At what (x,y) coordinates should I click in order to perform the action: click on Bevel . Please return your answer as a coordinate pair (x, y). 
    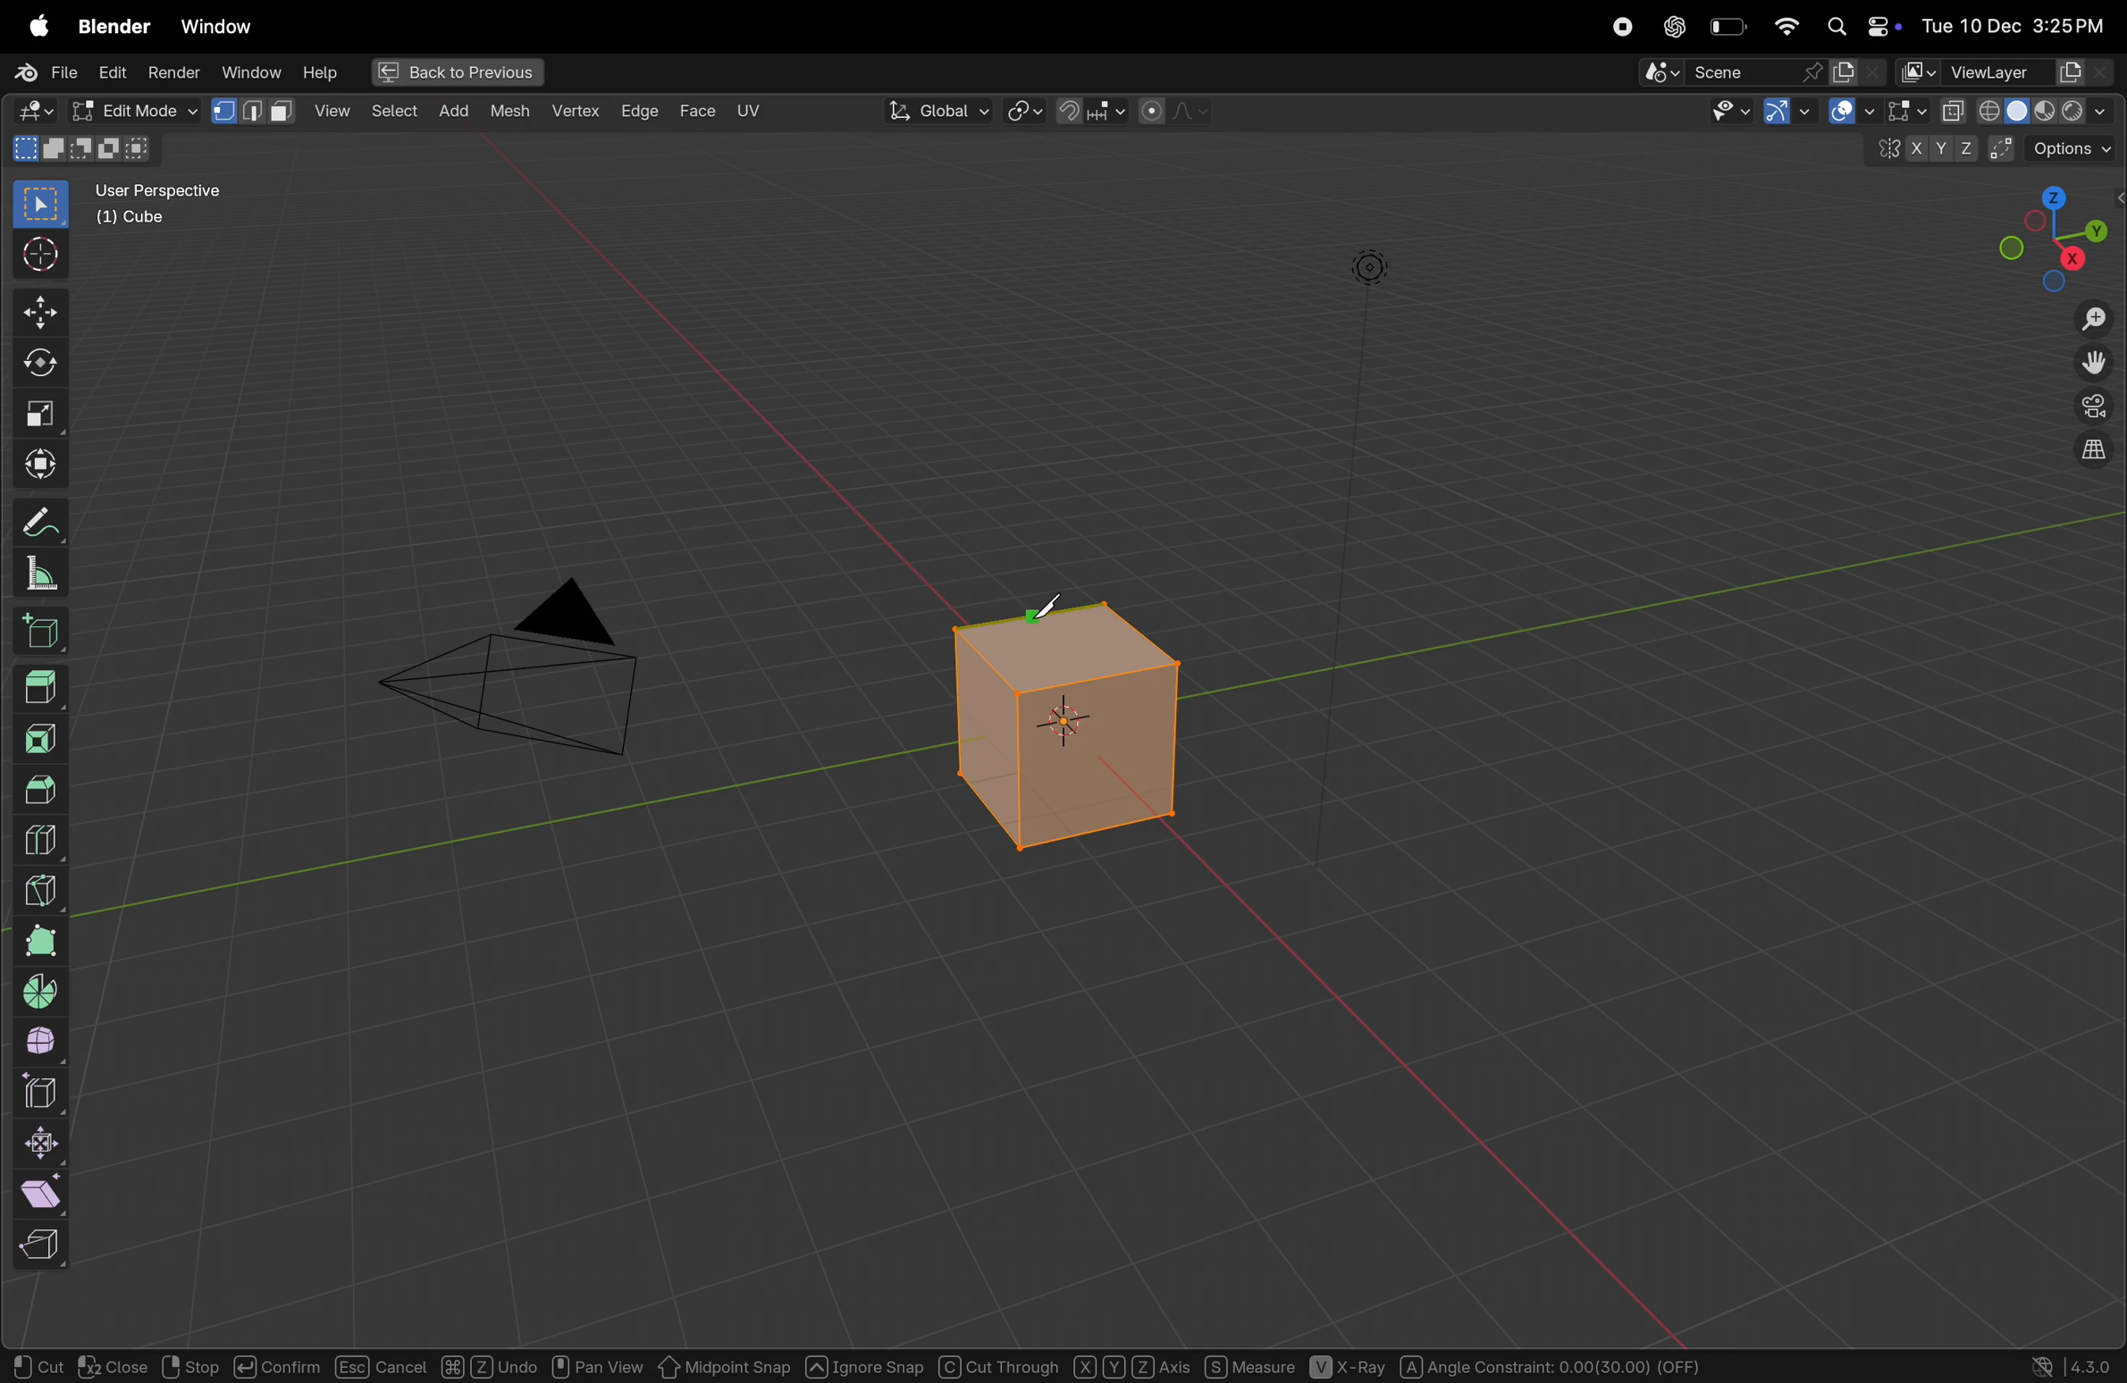
    Looking at the image, I should click on (42, 787).